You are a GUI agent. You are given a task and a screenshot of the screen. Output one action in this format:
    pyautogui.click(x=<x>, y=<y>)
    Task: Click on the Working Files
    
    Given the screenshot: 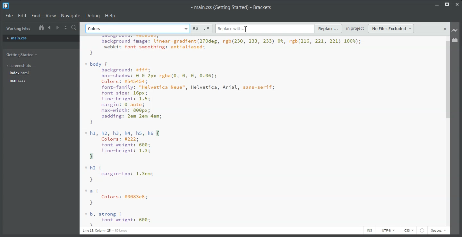 What is the action you would take?
    pyautogui.click(x=19, y=29)
    